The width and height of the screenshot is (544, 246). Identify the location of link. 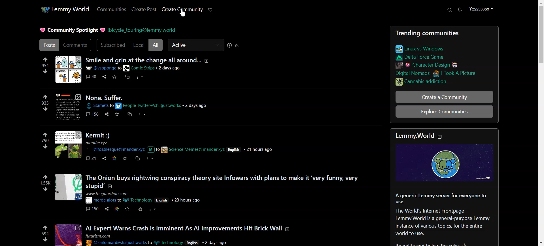
(117, 209).